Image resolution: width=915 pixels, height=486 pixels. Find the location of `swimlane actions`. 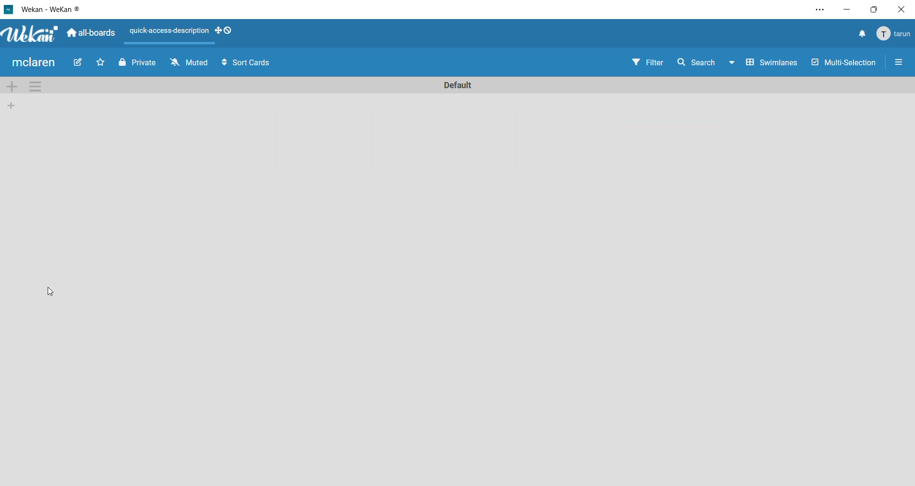

swimlane actions is located at coordinates (39, 87).